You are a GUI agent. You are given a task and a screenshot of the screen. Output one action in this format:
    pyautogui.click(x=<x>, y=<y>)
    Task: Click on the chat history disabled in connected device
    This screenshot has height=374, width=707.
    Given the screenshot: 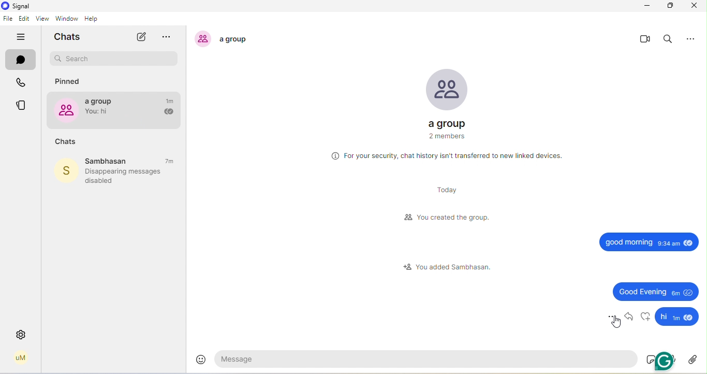 What is the action you would take?
    pyautogui.click(x=447, y=156)
    